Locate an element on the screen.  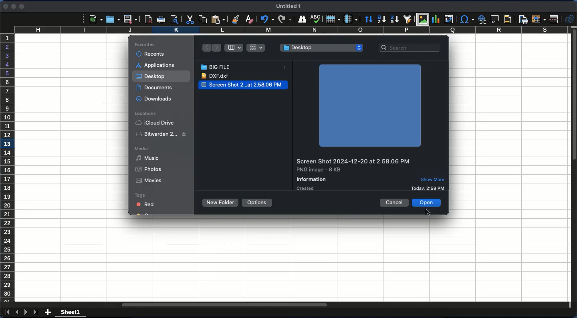
tags is located at coordinates (140, 195).